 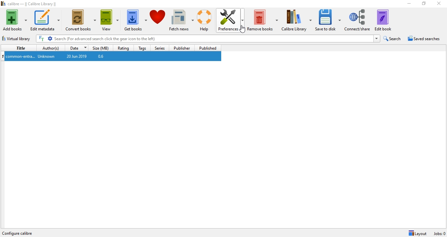 What do you see at coordinates (424, 5) in the screenshot?
I see `Restore` at bounding box center [424, 5].